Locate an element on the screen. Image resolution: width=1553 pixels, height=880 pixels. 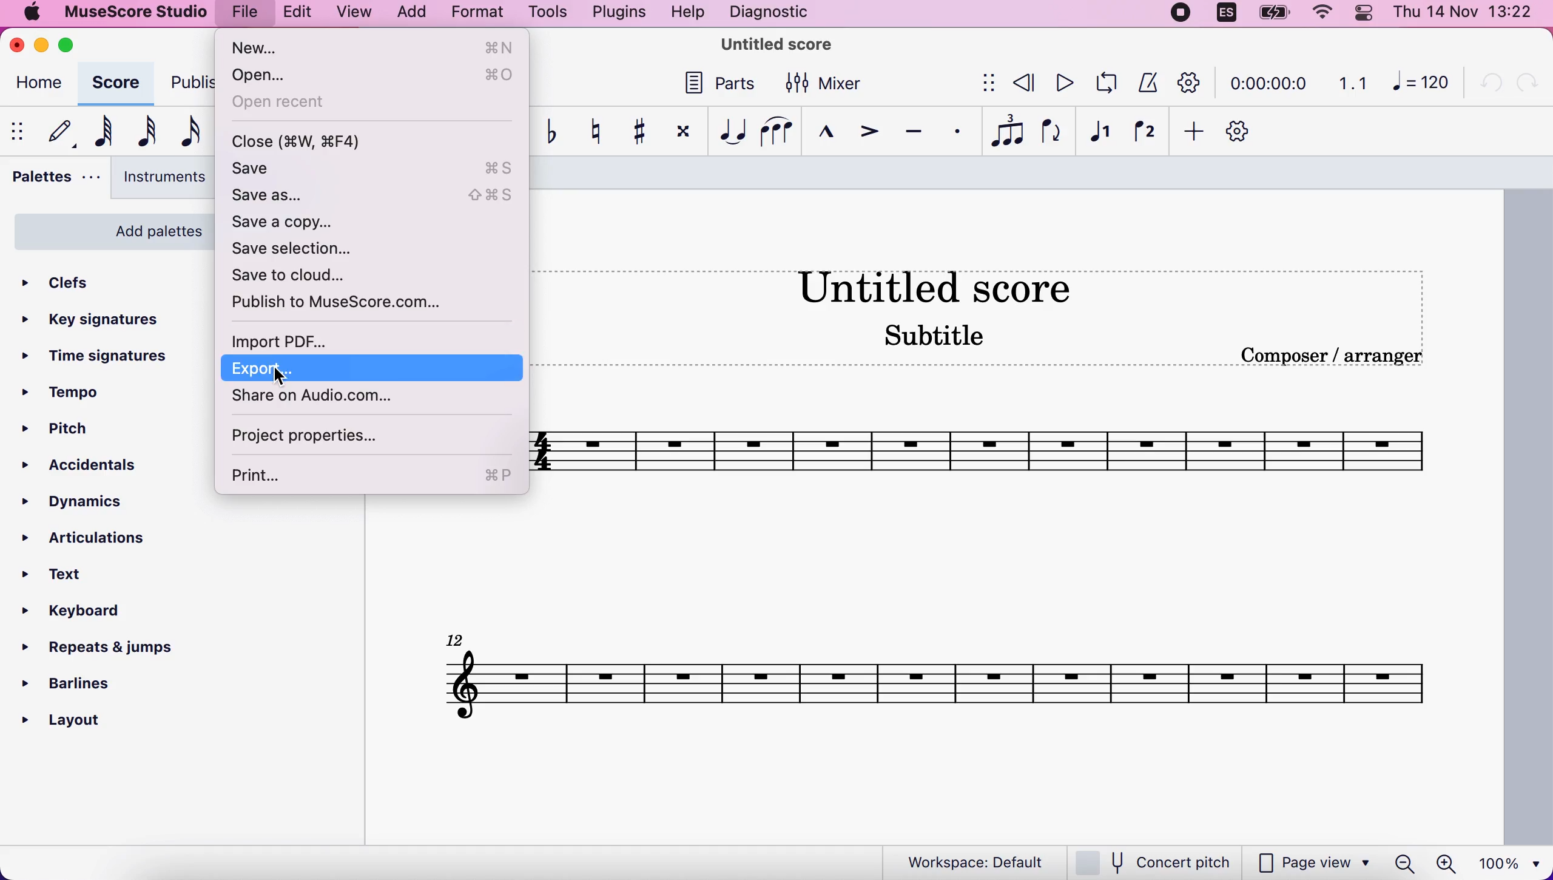
panel control is located at coordinates (1365, 15).